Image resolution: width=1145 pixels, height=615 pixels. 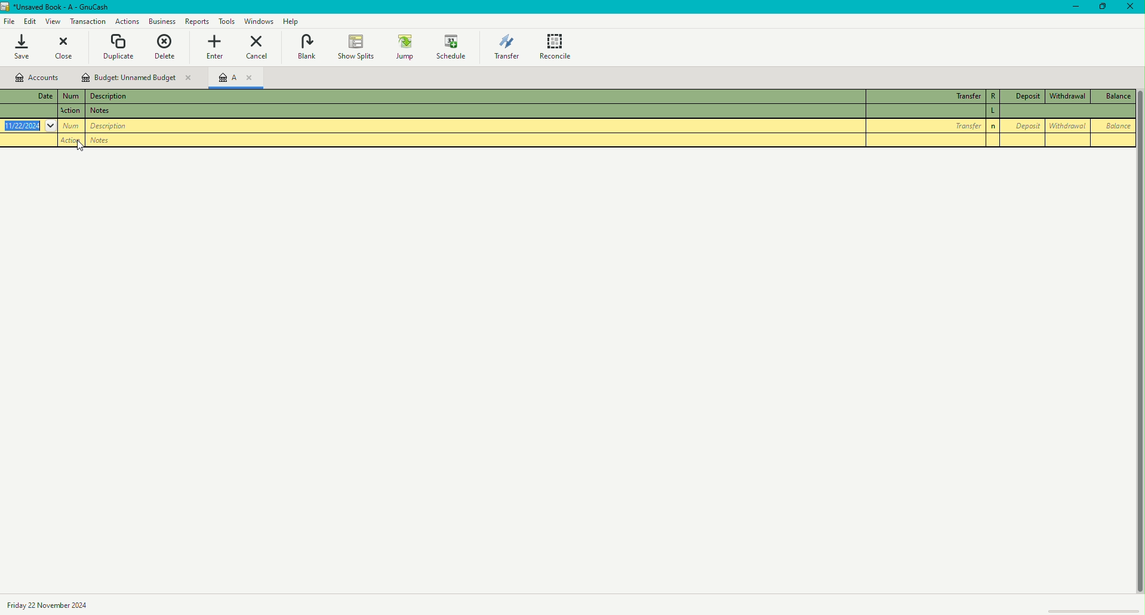 What do you see at coordinates (27, 20) in the screenshot?
I see `Edit` at bounding box center [27, 20].